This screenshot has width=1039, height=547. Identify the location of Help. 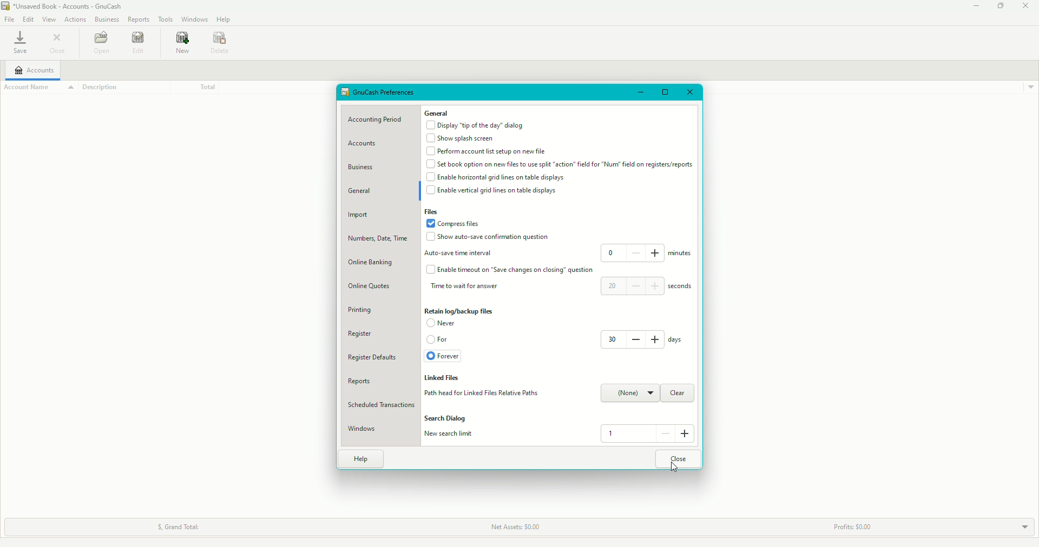
(225, 19).